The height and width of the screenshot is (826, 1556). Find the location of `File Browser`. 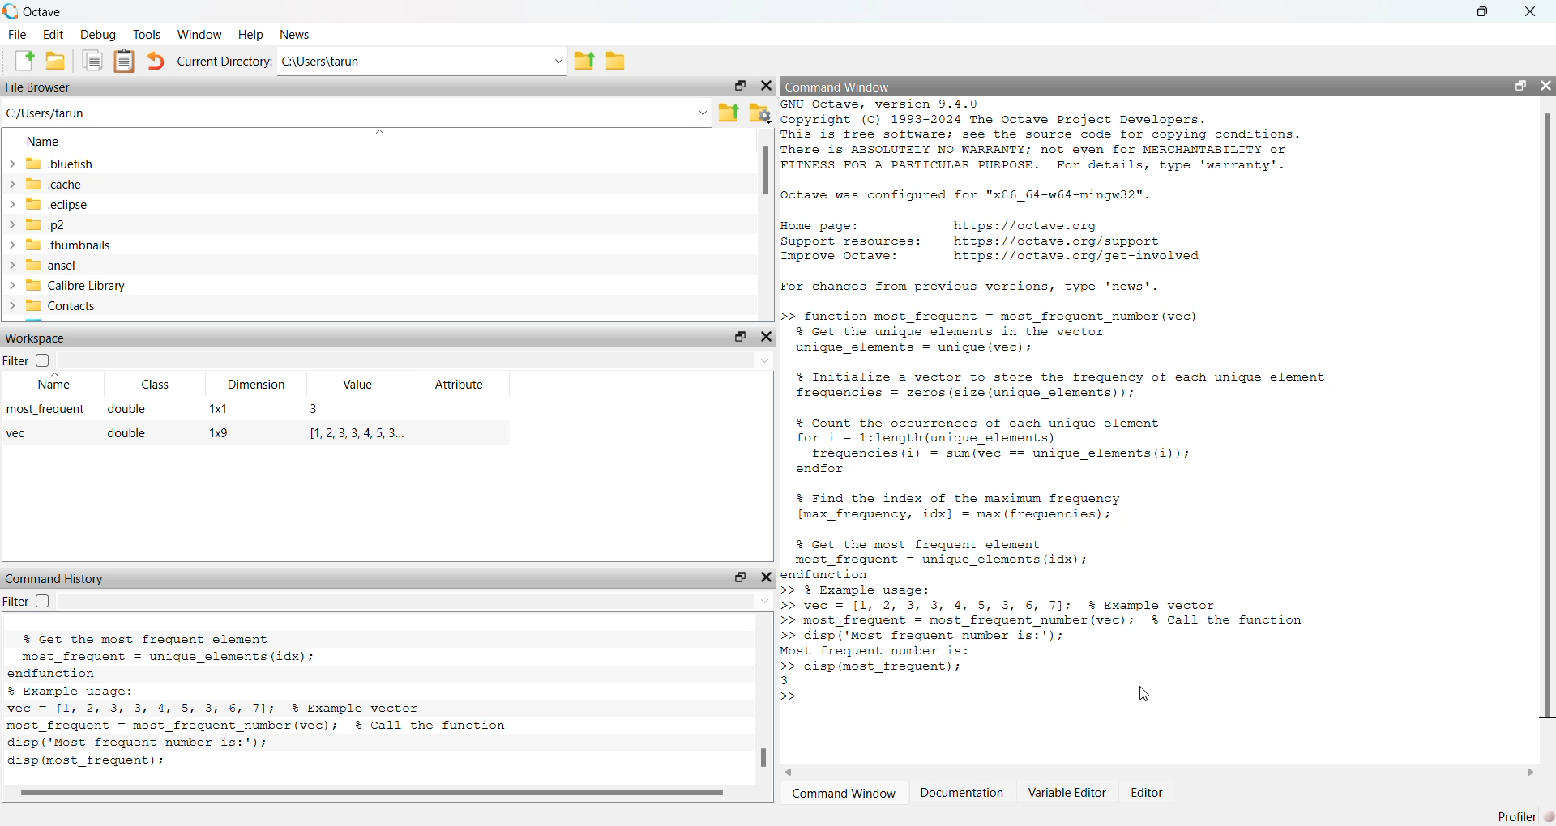

File Browser is located at coordinates (37, 87).